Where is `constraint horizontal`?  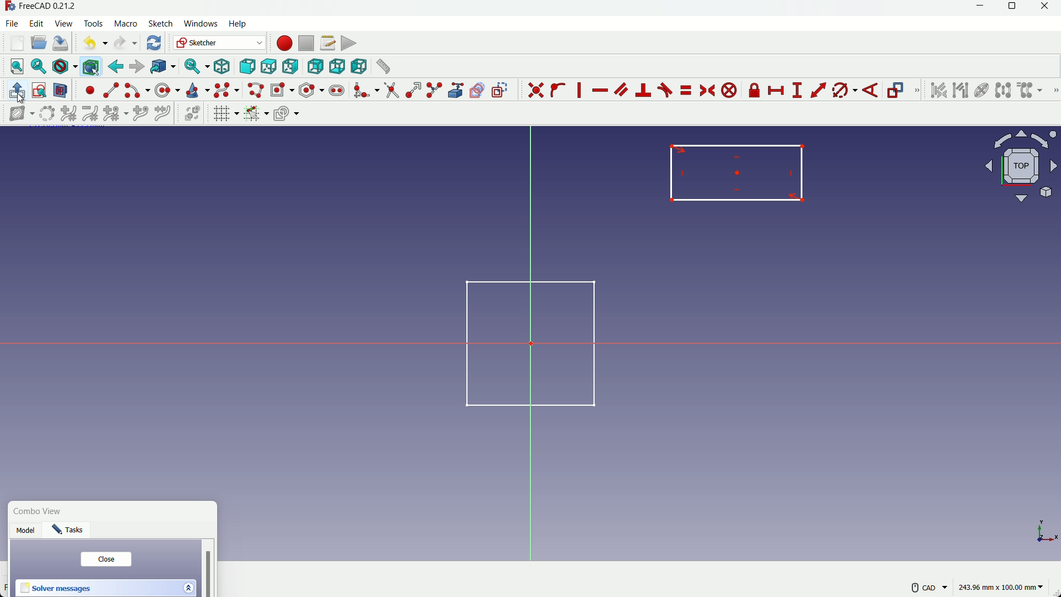 constraint horizontal is located at coordinates (600, 91).